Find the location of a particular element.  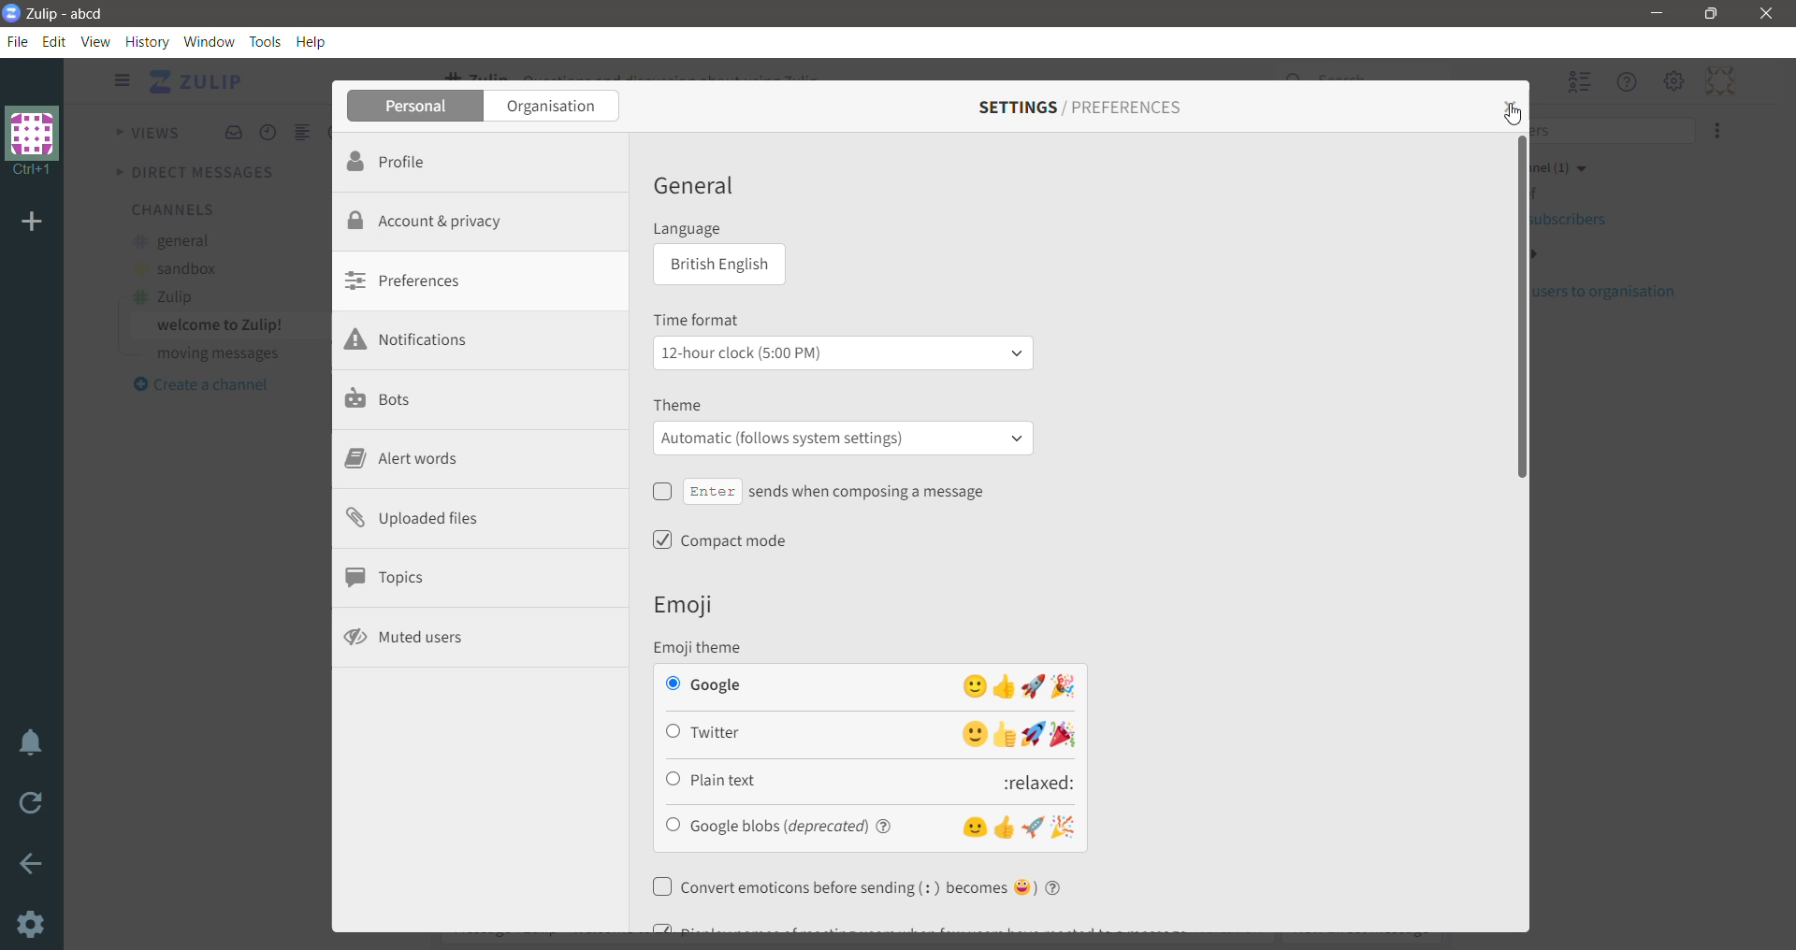

Views is located at coordinates (151, 132).